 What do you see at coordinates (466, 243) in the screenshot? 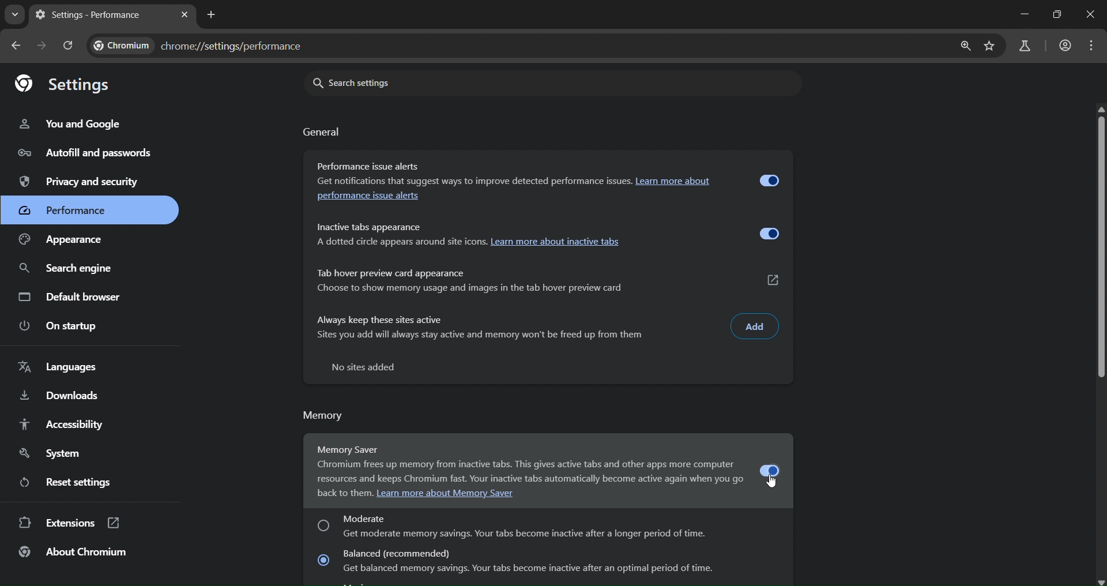
I see `about inactive tabs appearance` at bounding box center [466, 243].